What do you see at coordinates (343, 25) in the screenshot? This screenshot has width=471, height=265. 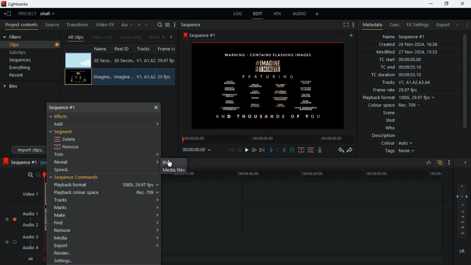 I see `full screen` at bounding box center [343, 25].